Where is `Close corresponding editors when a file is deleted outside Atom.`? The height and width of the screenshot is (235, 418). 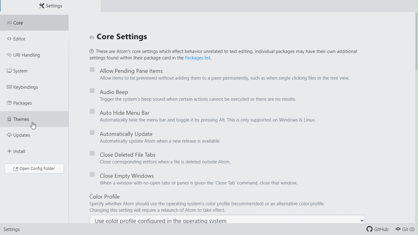
Close corresponding editors when a file is deleted outside Atom. is located at coordinates (172, 162).